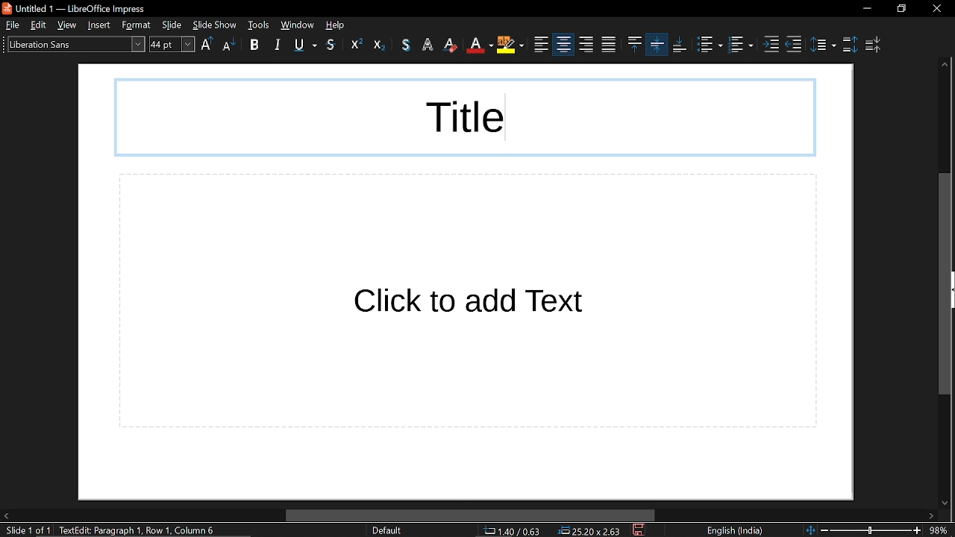 This screenshot has width=955, height=537. I want to click on underline, so click(305, 45).